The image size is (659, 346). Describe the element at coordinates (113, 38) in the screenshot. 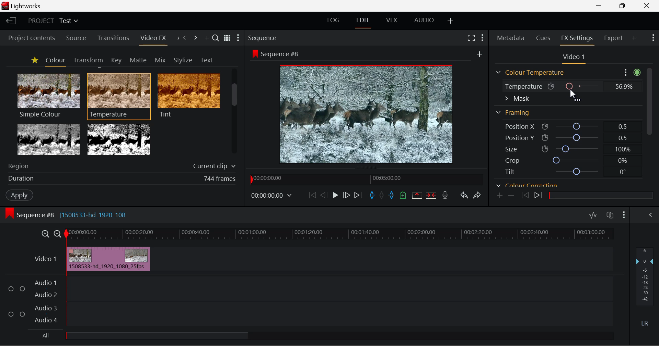

I see `Transitions` at that location.